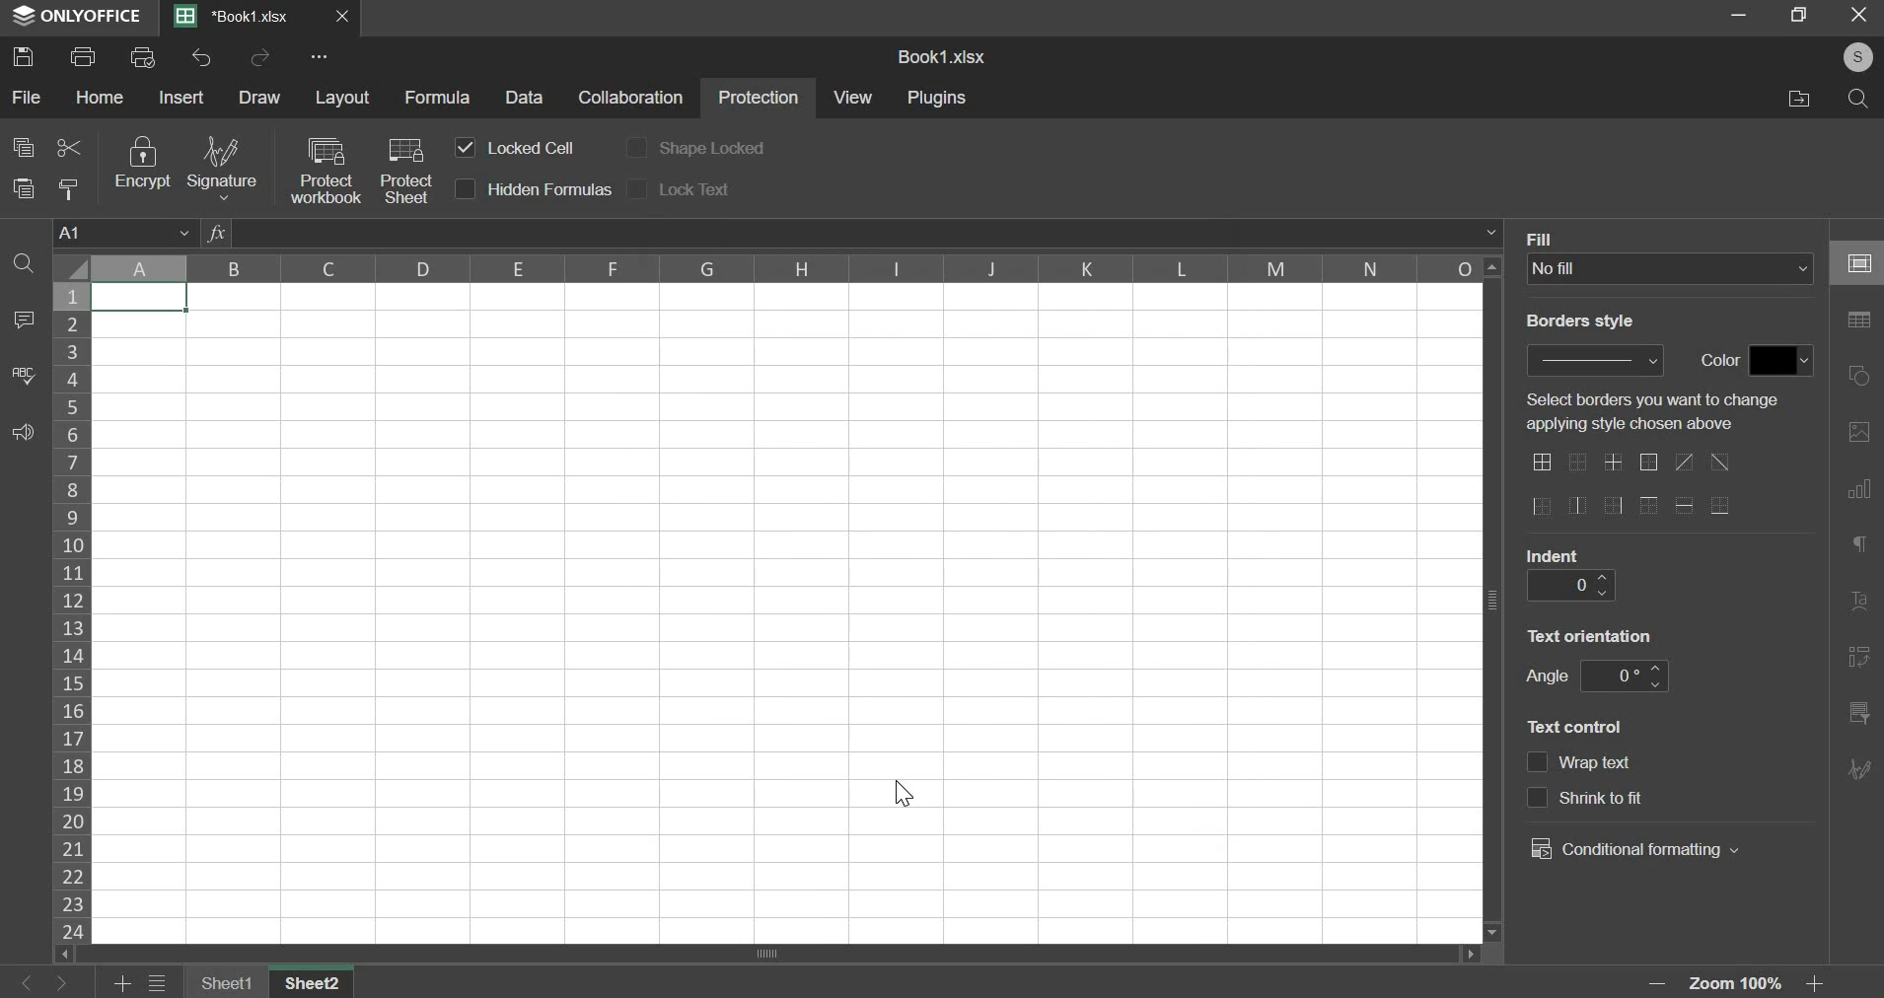 This screenshot has height=998, width=1884. Describe the element at coordinates (158, 984) in the screenshot. I see `menu` at that location.